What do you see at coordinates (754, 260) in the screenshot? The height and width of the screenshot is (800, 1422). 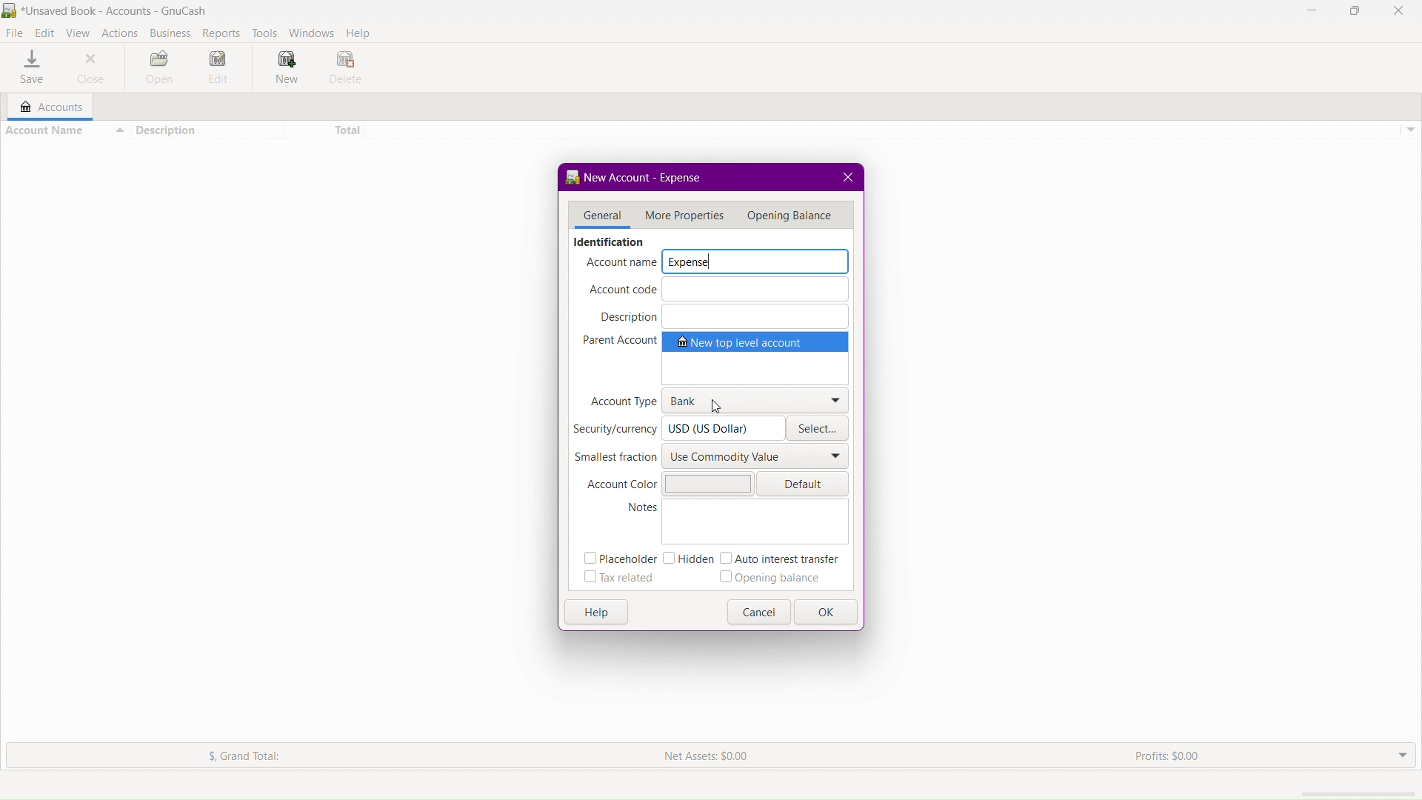 I see `Expense` at bounding box center [754, 260].